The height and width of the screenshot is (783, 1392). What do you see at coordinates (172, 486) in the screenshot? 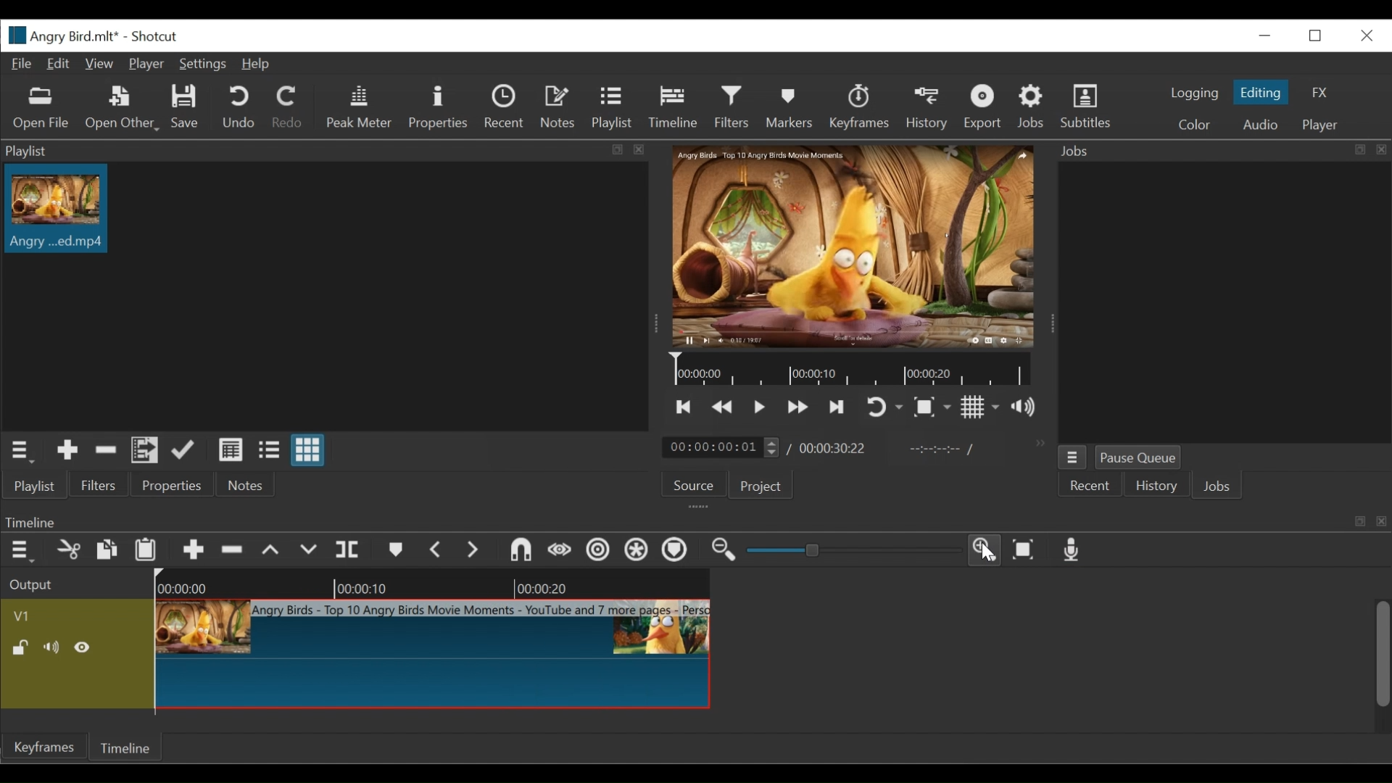
I see `Properties` at bounding box center [172, 486].